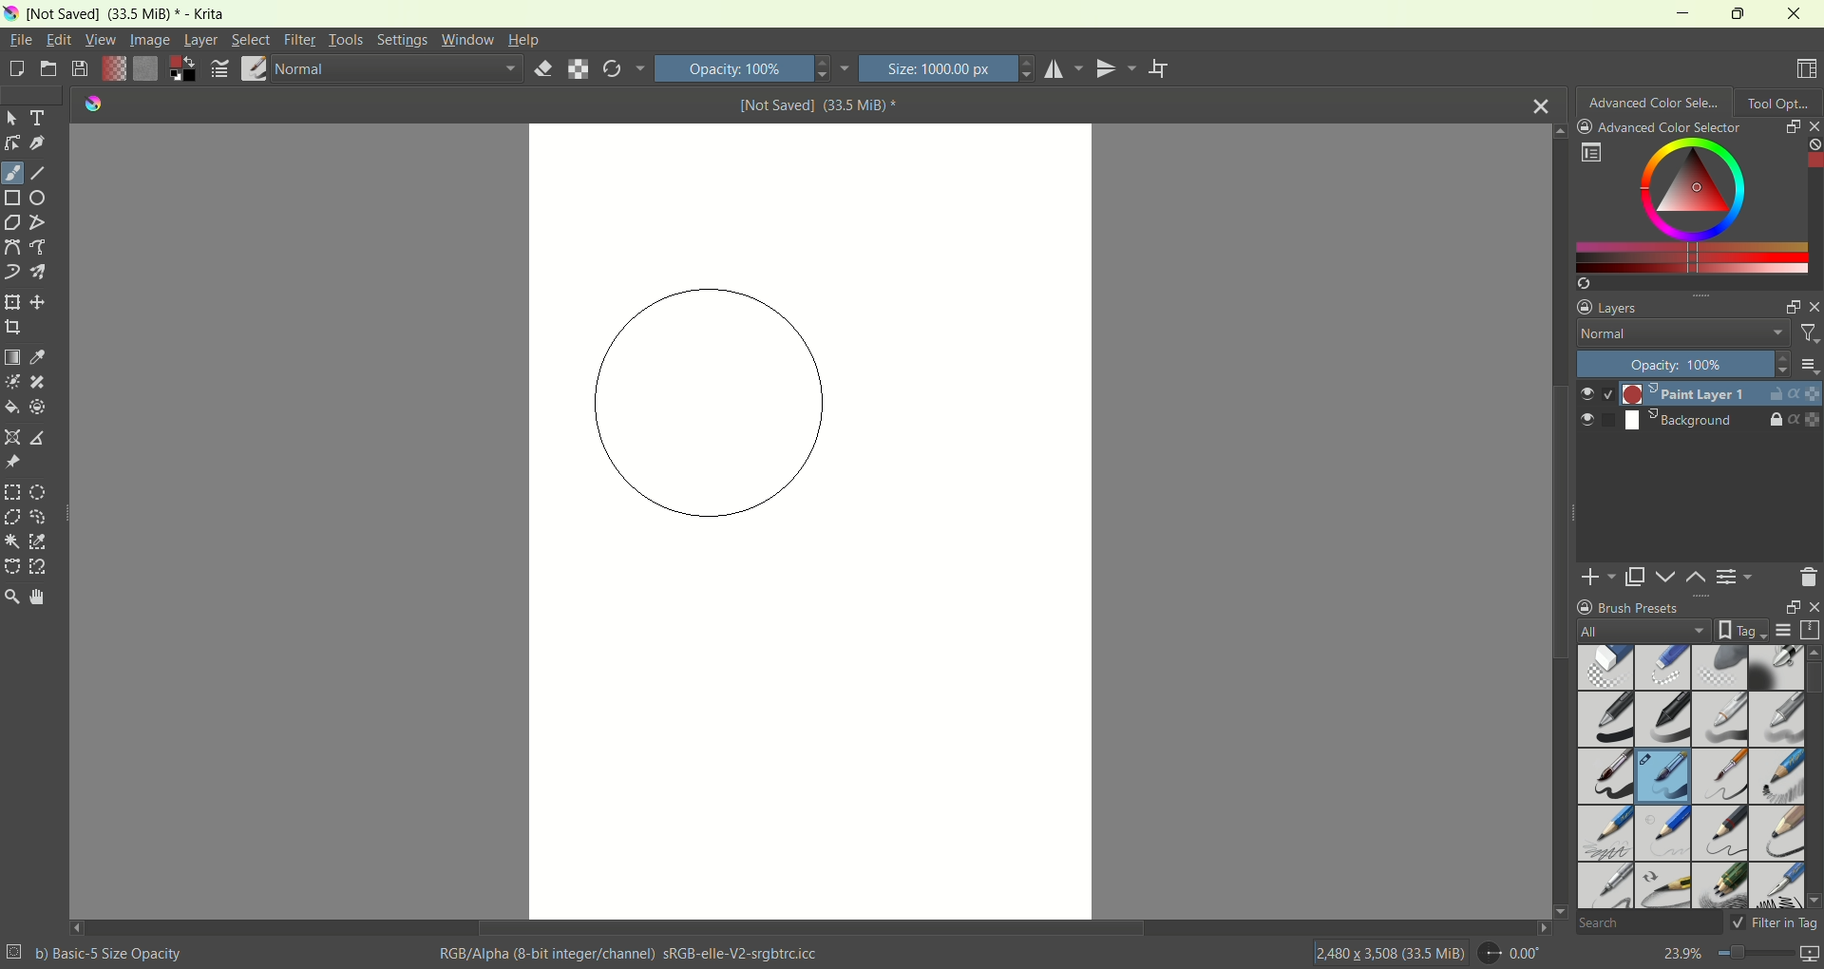 The height and width of the screenshot is (969, 1824). I want to click on sample a color, so click(38, 356).